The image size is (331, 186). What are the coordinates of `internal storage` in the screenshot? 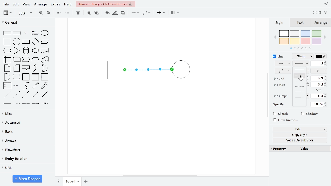 It's located at (8, 60).